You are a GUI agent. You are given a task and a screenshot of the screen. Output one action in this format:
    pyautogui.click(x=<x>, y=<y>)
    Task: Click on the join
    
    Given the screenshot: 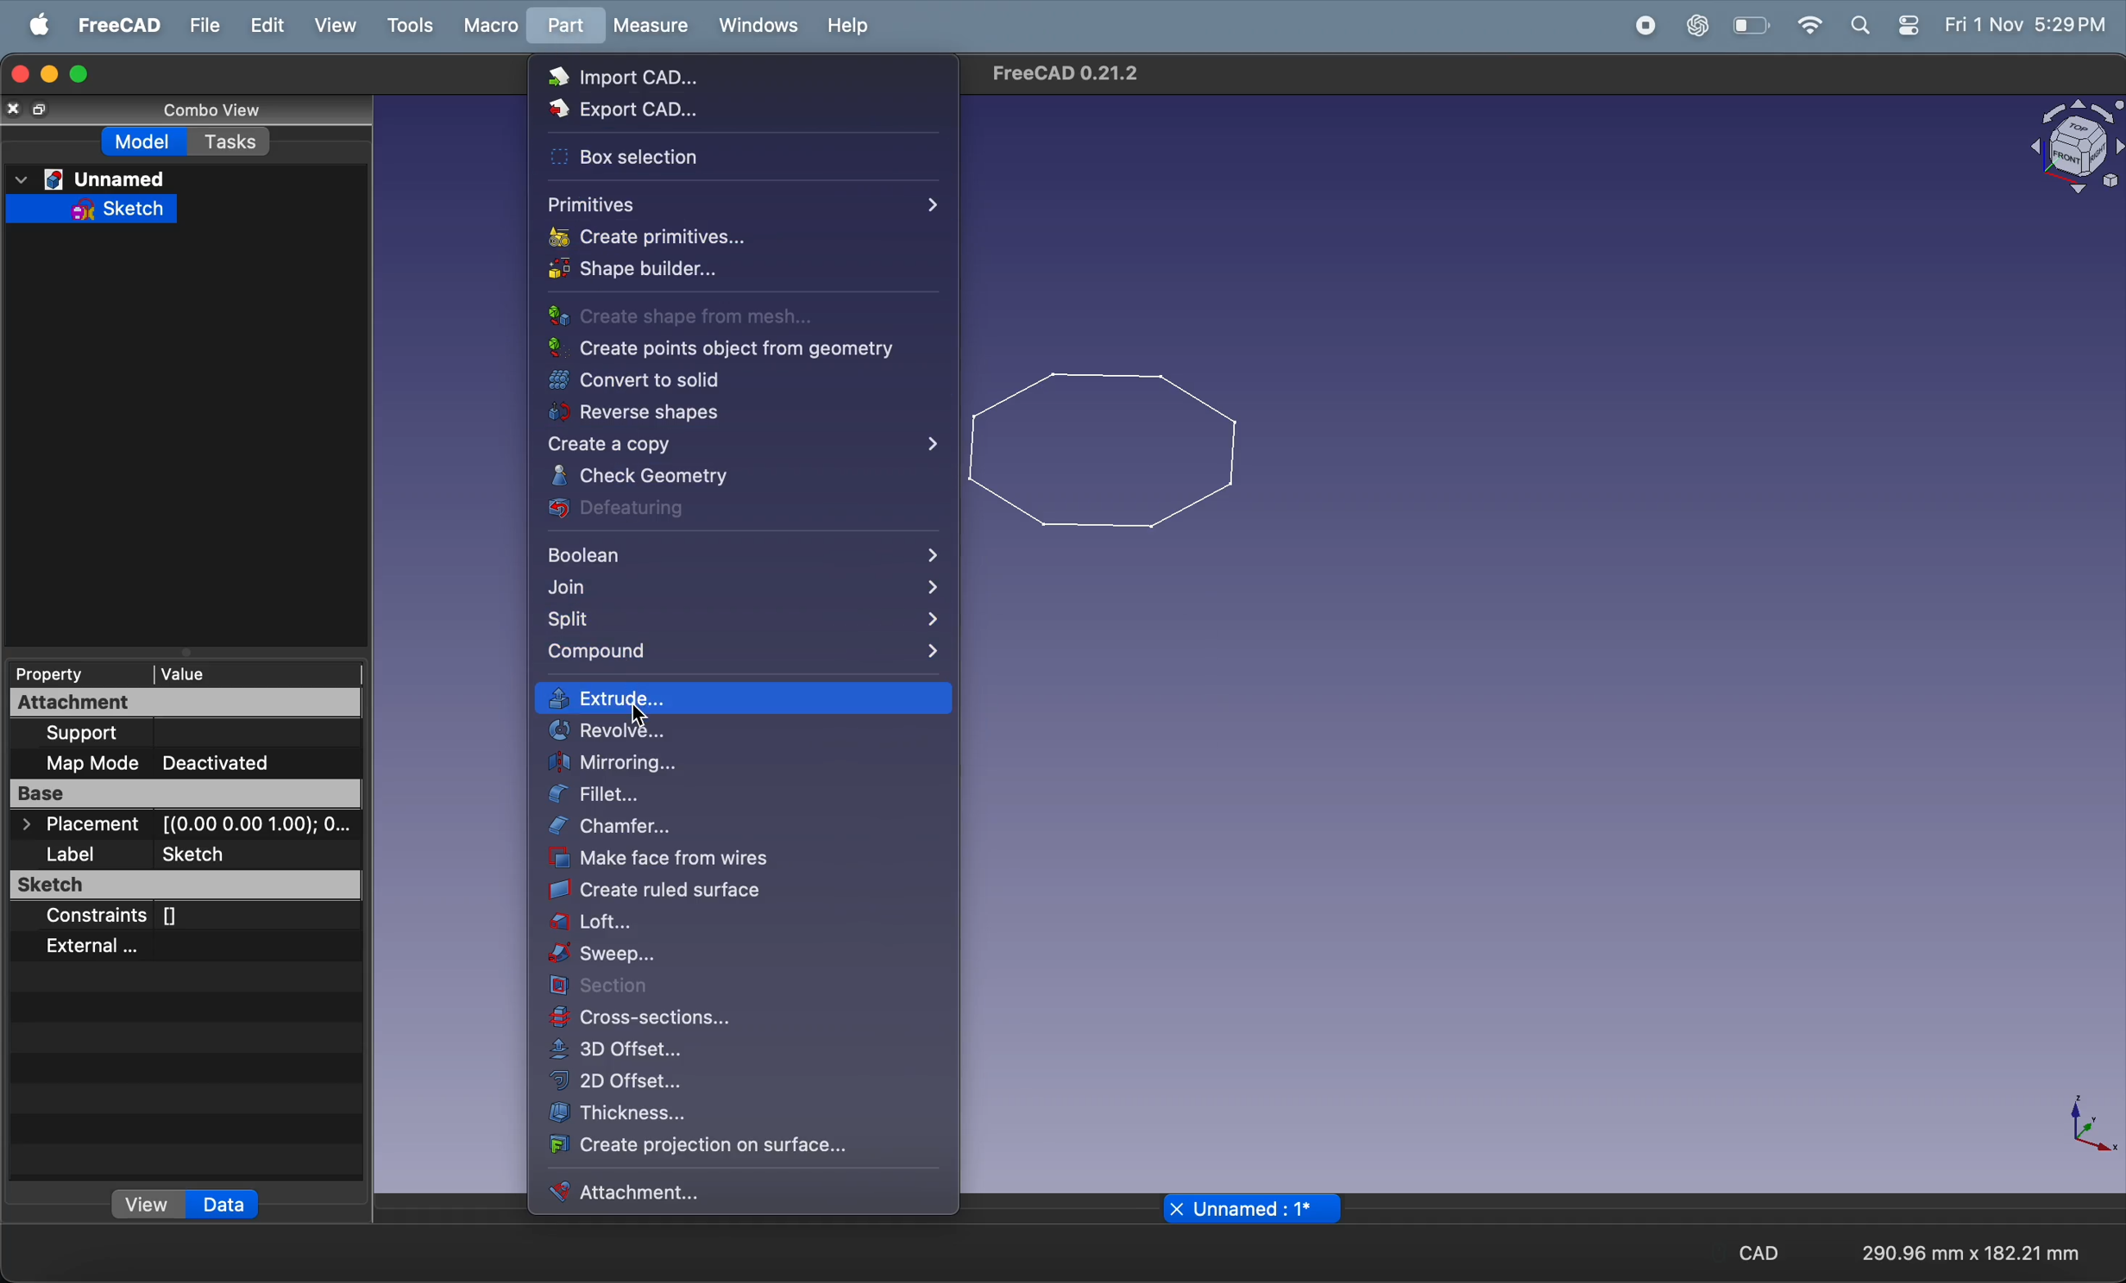 What is the action you would take?
    pyautogui.click(x=745, y=585)
    